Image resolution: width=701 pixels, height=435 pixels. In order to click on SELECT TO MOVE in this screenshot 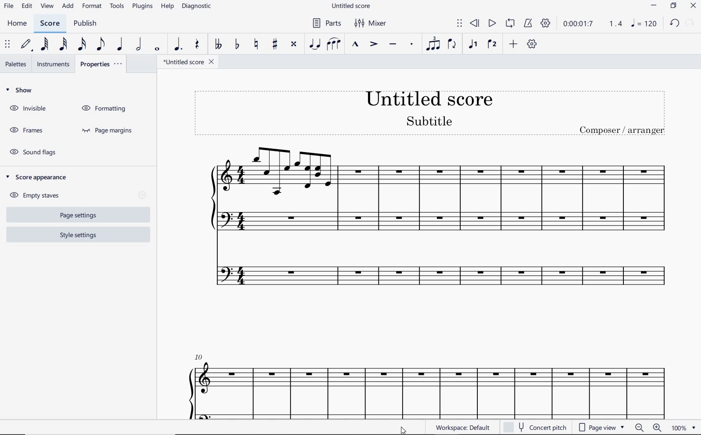, I will do `click(460, 23)`.